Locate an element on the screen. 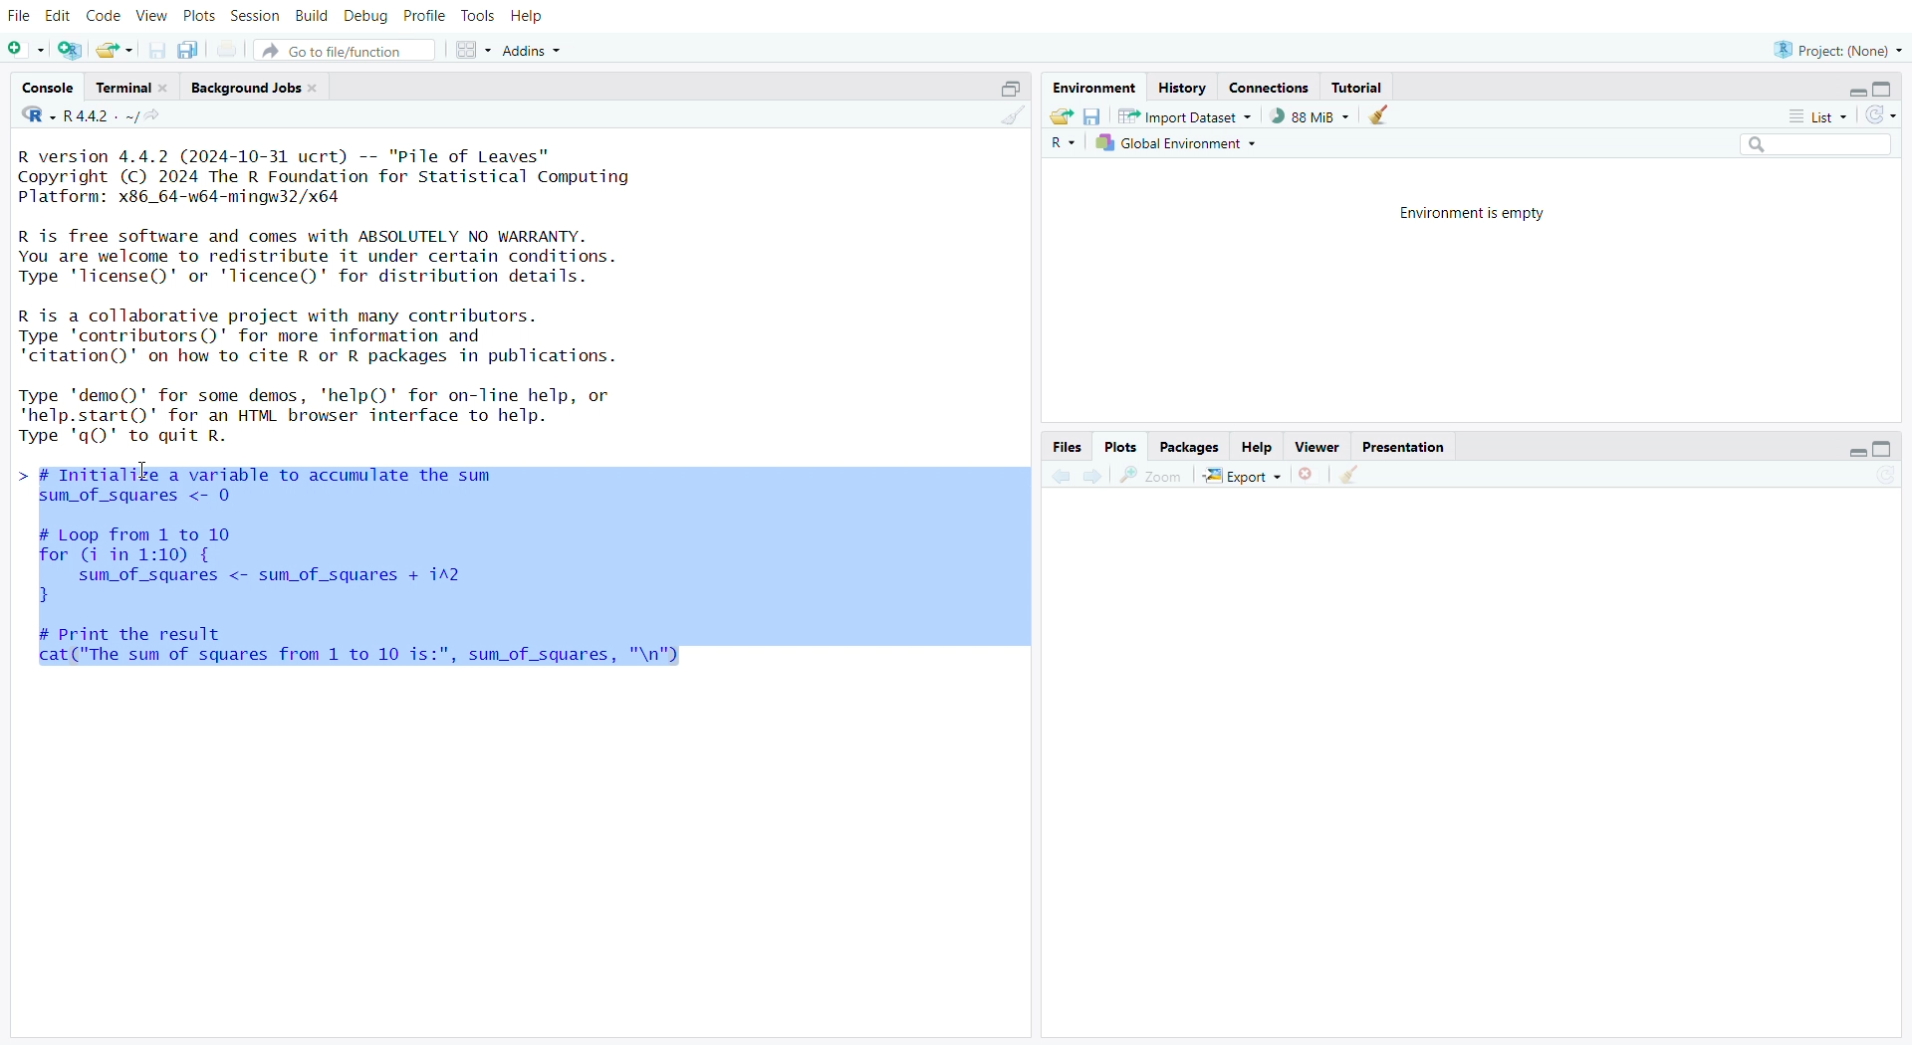 This screenshot has height=1045, width=1912. save all open documents is located at coordinates (188, 50).